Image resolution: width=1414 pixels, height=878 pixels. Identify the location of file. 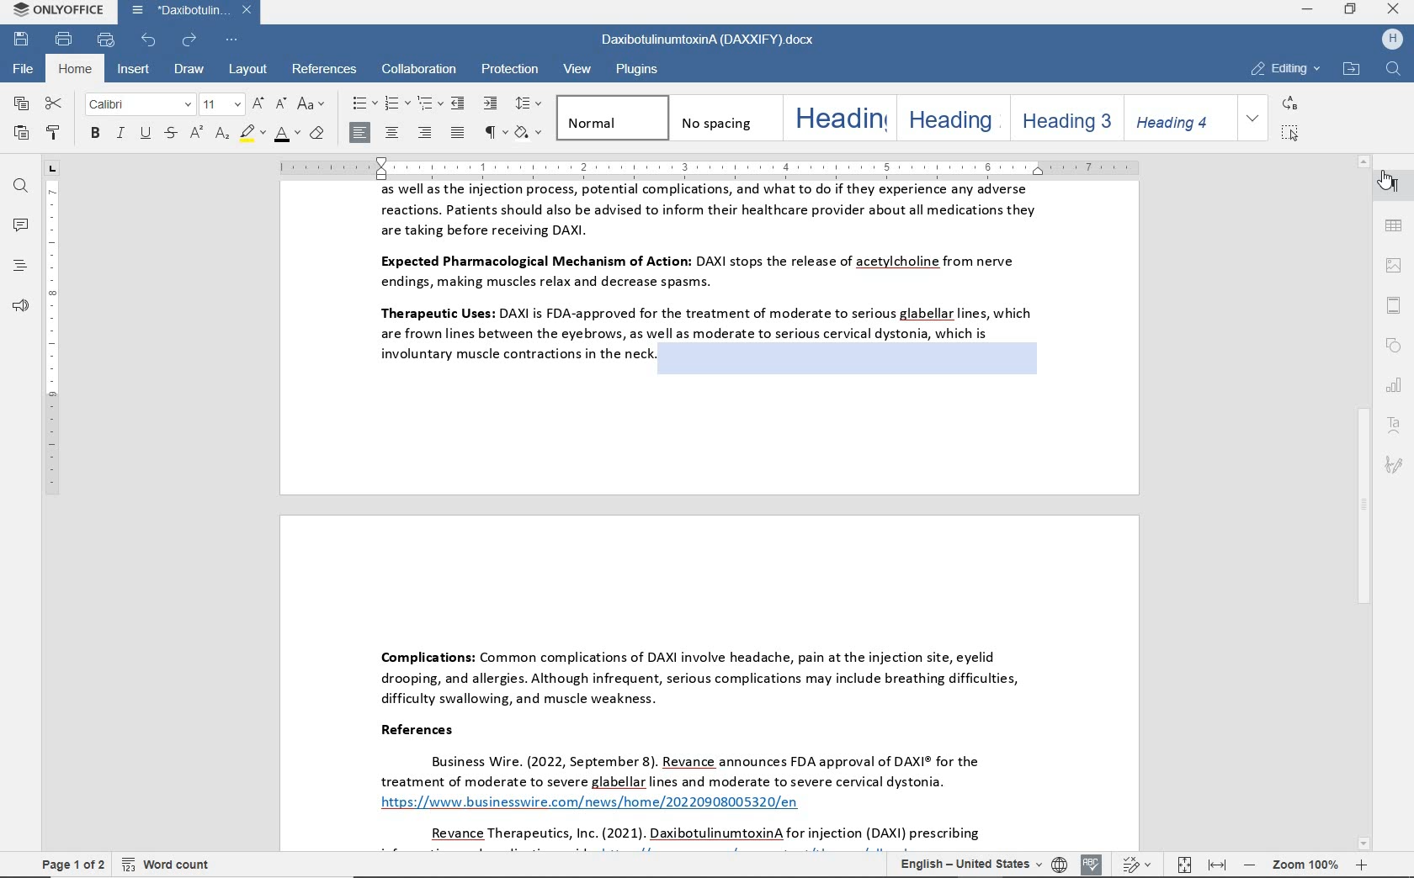
(24, 69).